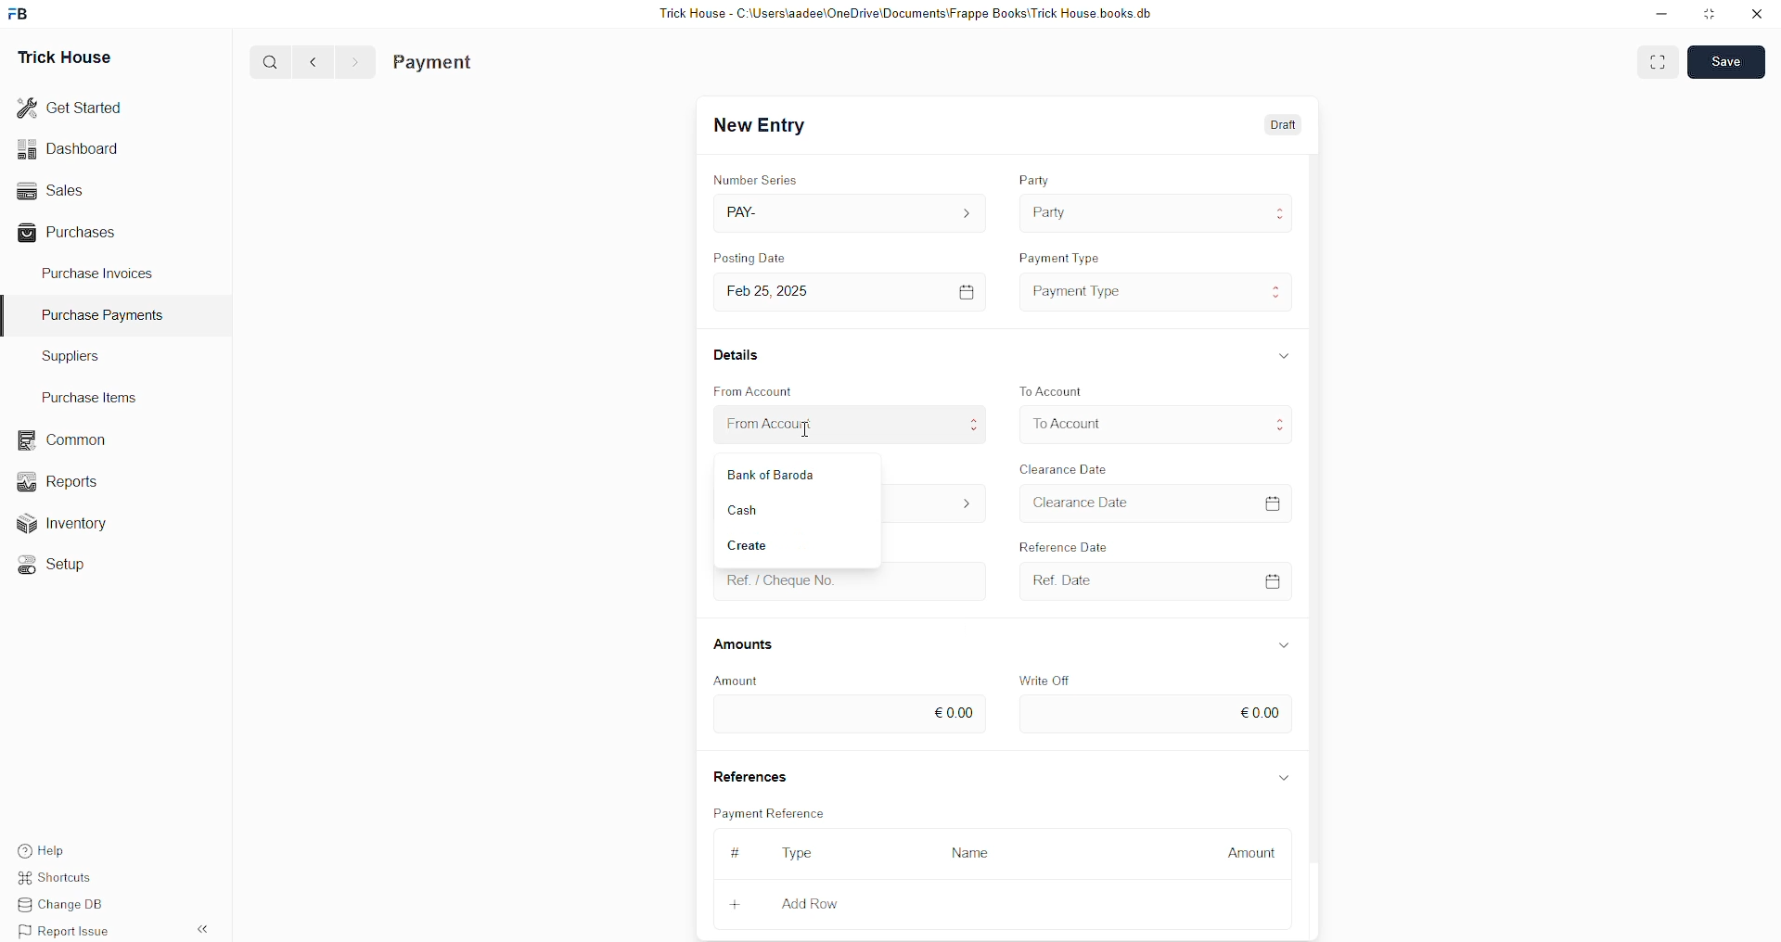 The width and height of the screenshot is (1781, 942). I want to click on Party, so click(1037, 175).